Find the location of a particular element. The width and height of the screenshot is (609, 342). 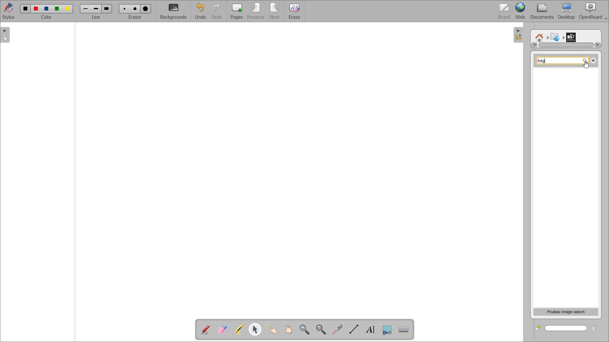

Open folder view is located at coordinates (521, 36).